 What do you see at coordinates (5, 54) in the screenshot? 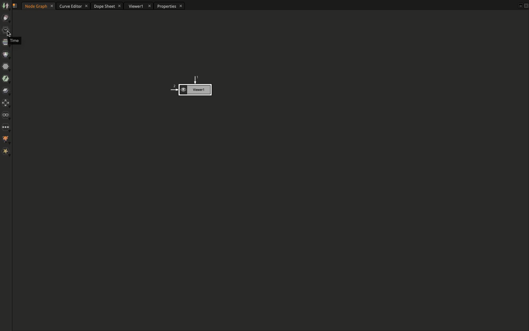
I see `Color` at bounding box center [5, 54].